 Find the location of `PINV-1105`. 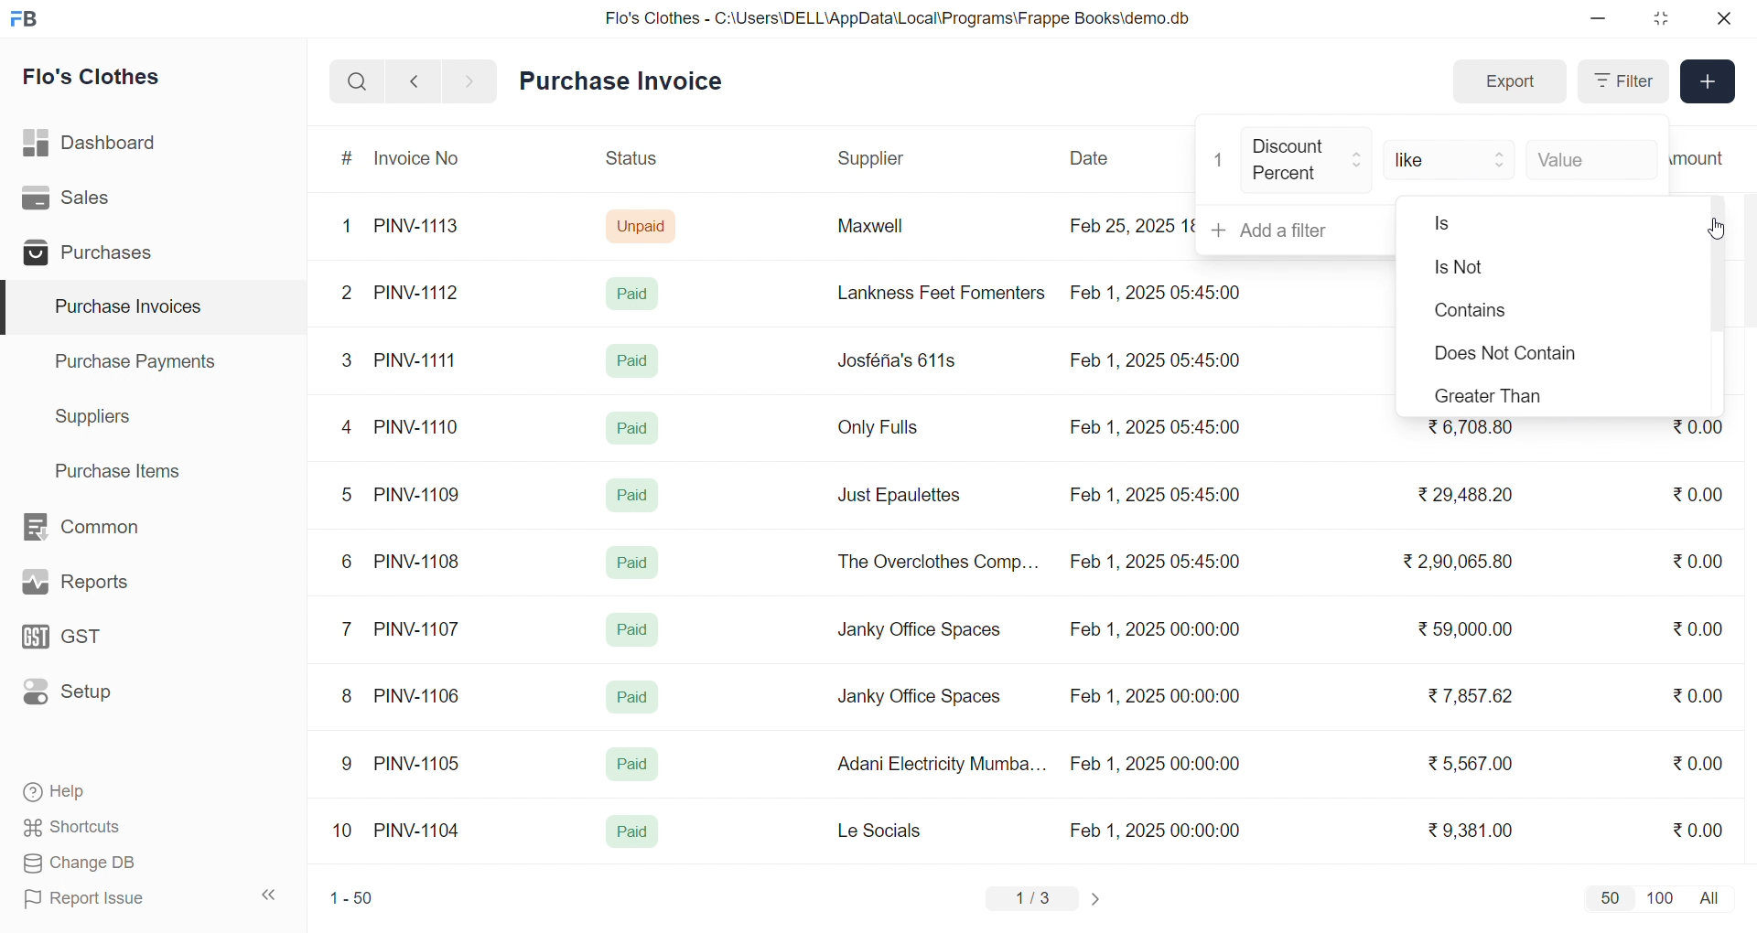

PINV-1105 is located at coordinates (421, 763).